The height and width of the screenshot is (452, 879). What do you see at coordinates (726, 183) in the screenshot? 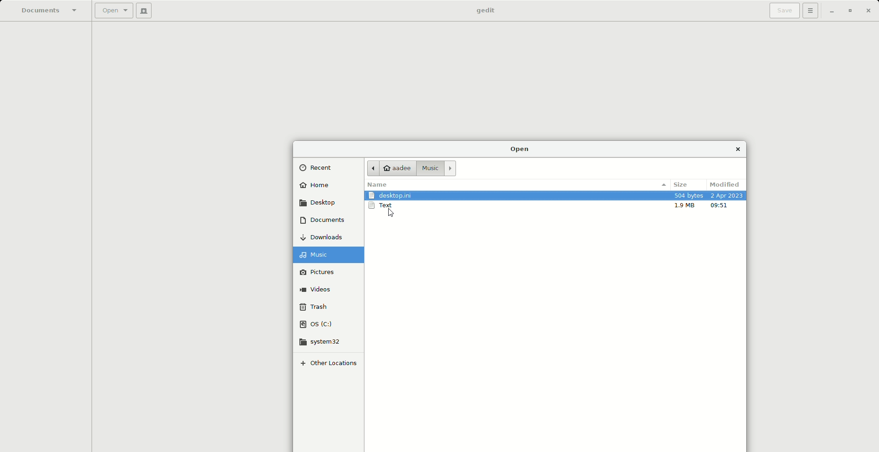
I see `Modified` at bounding box center [726, 183].